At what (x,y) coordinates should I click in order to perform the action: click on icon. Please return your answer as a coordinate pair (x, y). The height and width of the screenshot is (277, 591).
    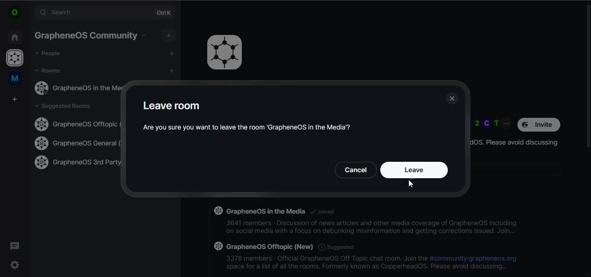
    Looking at the image, I should click on (225, 52).